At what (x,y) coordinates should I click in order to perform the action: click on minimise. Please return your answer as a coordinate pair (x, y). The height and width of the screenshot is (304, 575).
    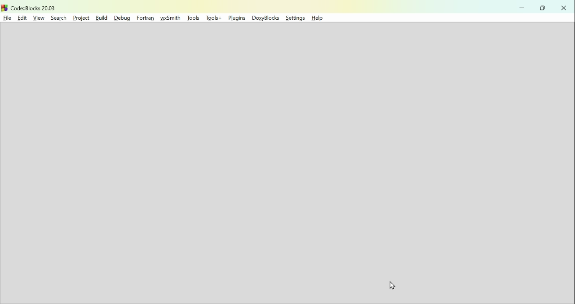
    Looking at the image, I should click on (522, 8).